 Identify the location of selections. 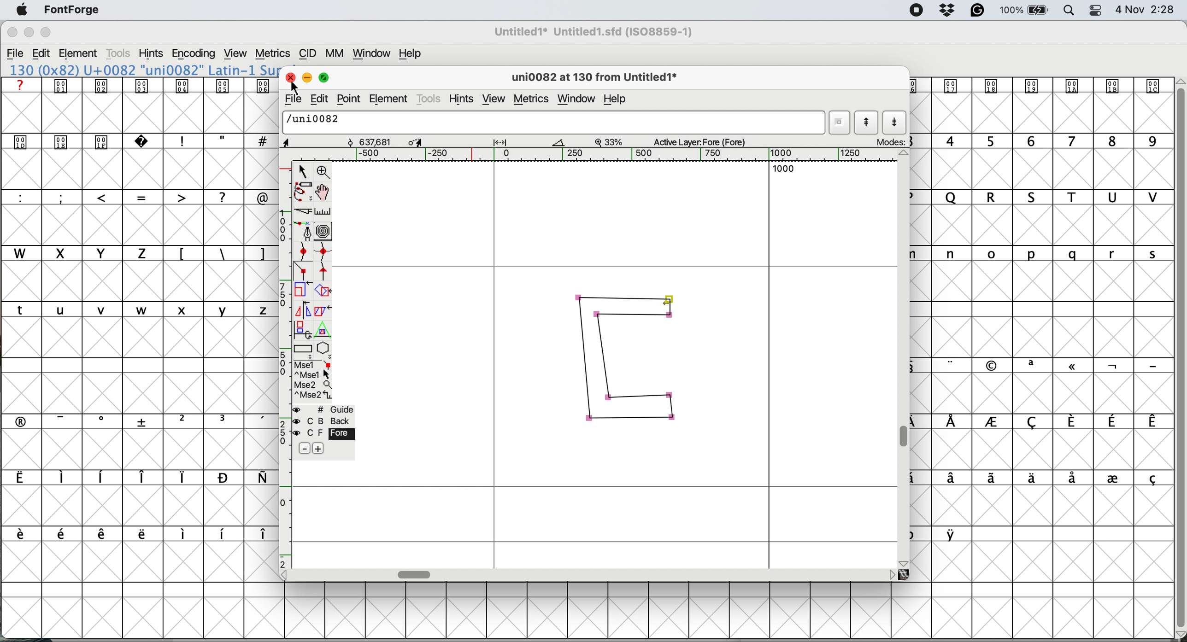
(314, 381).